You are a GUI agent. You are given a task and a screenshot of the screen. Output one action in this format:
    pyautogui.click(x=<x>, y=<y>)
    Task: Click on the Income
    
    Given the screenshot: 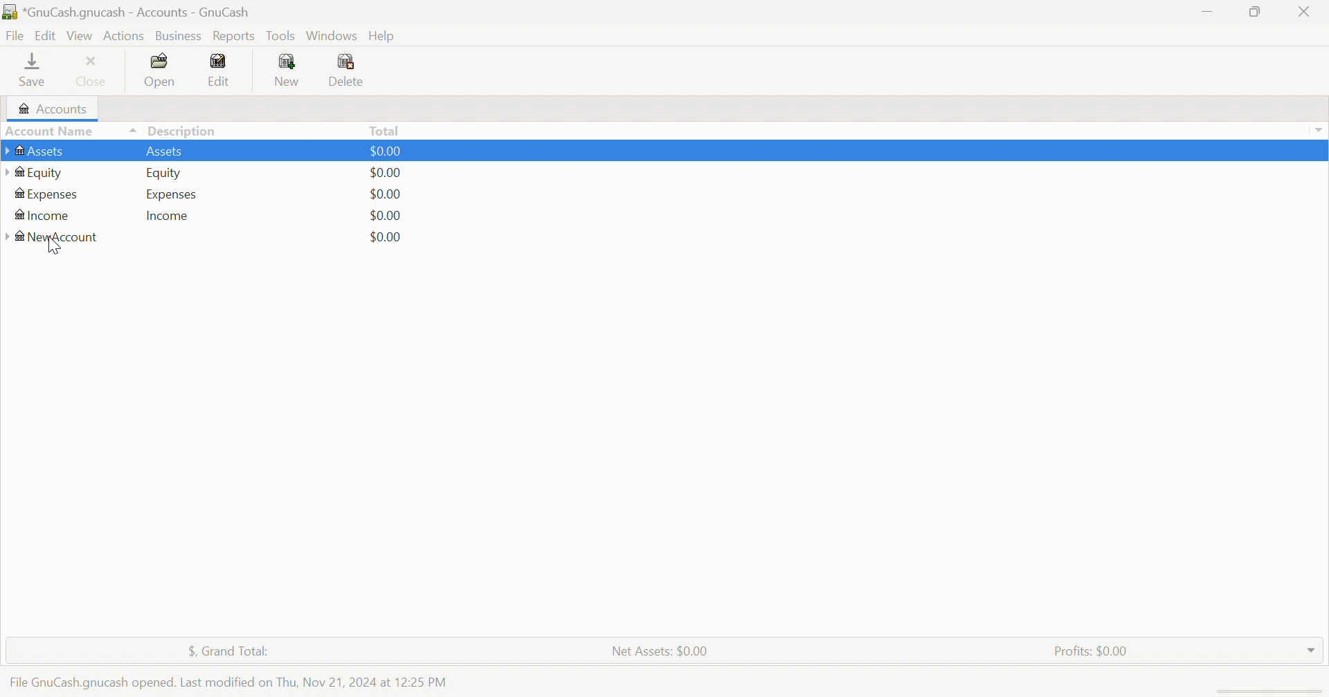 What is the action you would take?
    pyautogui.click(x=168, y=216)
    